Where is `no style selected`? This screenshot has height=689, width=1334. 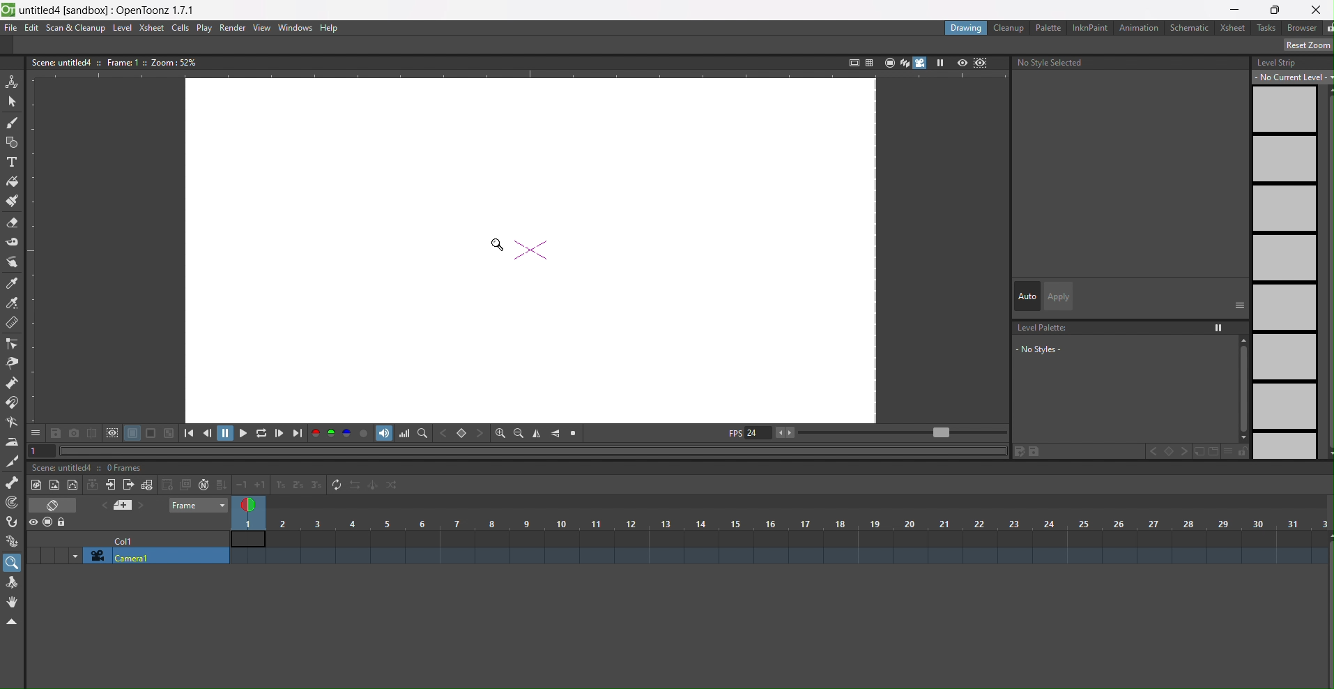 no style selected is located at coordinates (1050, 66).